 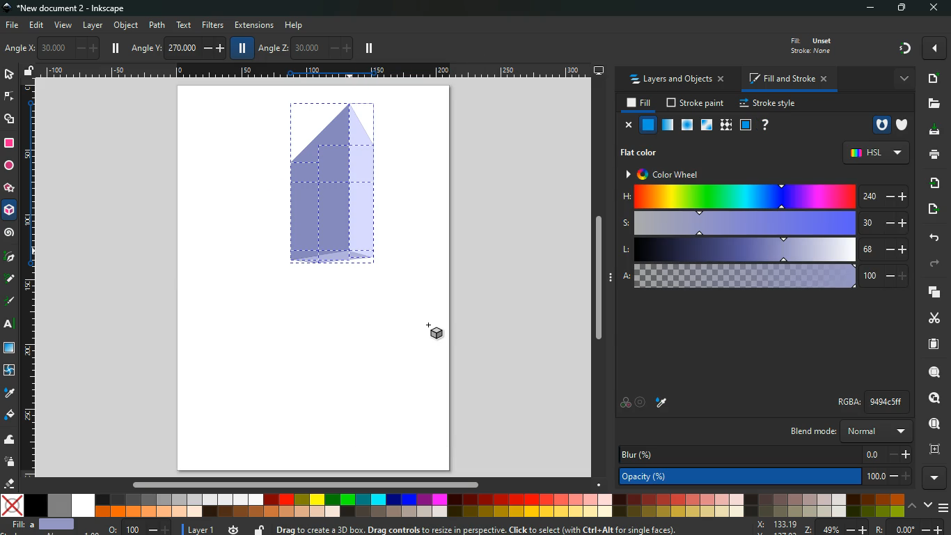 I want to click on drop, so click(x=8, y=392).